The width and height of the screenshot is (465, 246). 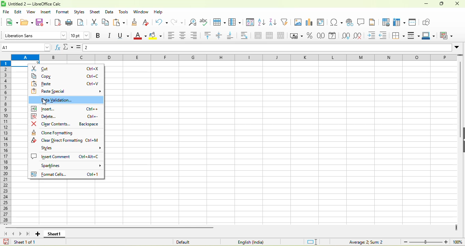 What do you see at coordinates (6, 12) in the screenshot?
I see `file` at bounding box center [6, 12].